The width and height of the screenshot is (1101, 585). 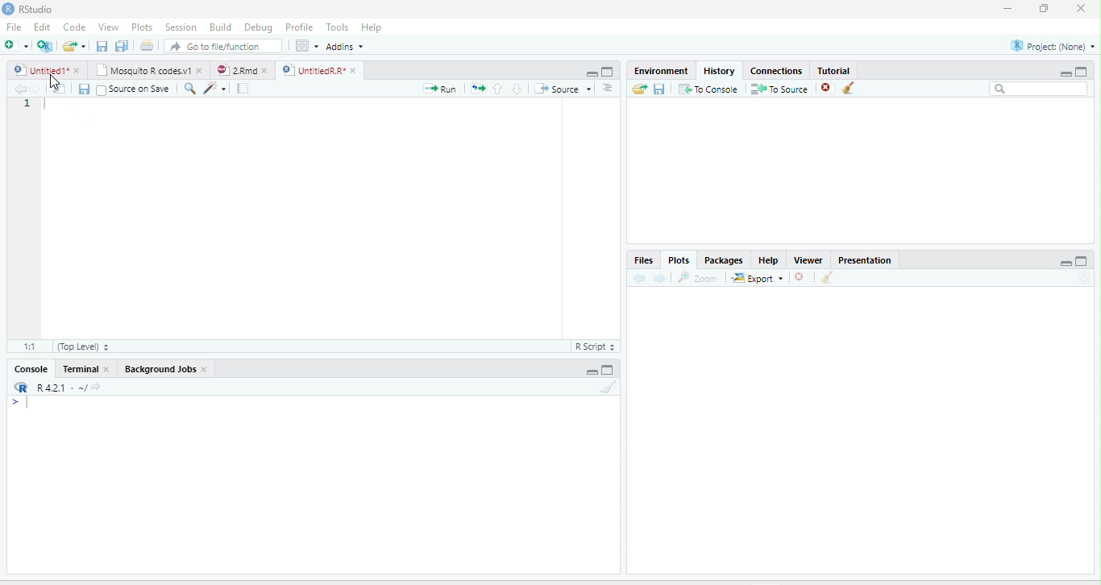 What do you see at coordinates (258, 27) in the screenshot?
I see `Debug` at bounding box center [258, 27].